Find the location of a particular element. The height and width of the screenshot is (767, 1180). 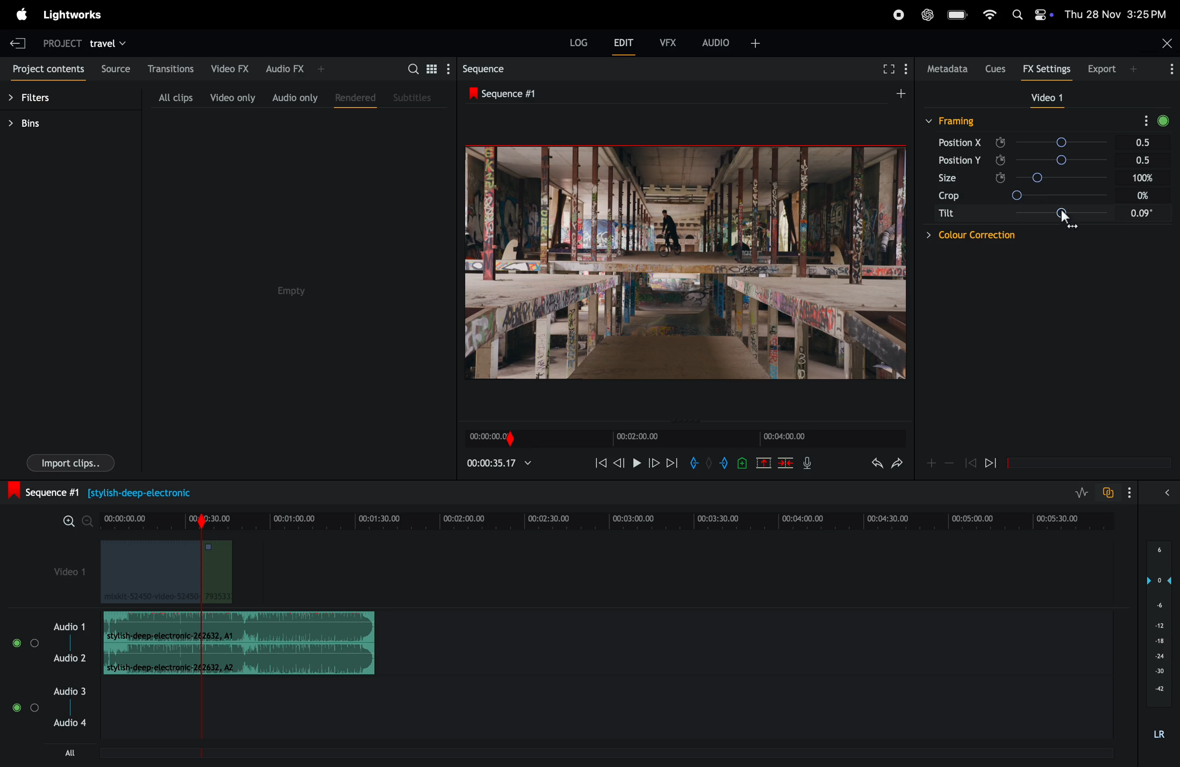

undo is located at coordinates (875, 465).